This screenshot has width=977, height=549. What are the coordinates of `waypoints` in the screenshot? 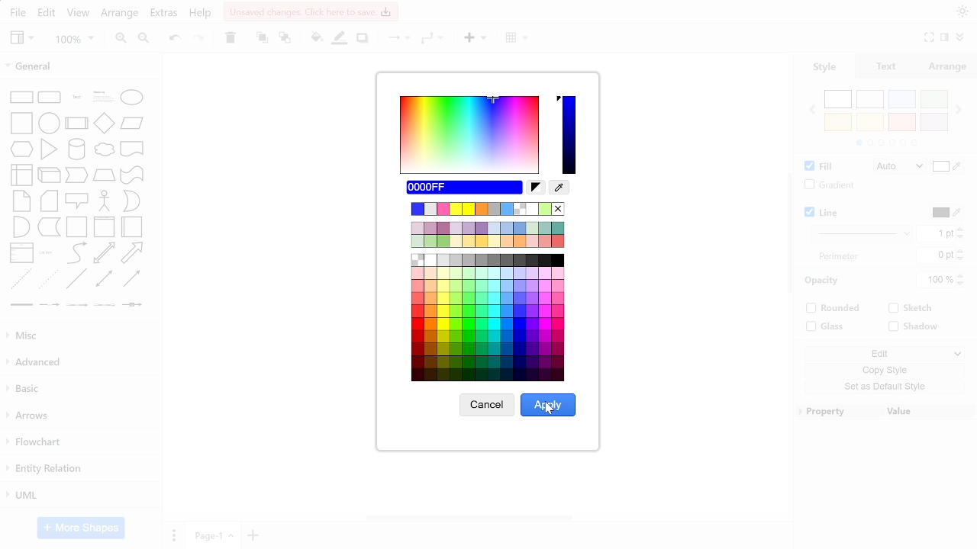 It's located at (434, 40).